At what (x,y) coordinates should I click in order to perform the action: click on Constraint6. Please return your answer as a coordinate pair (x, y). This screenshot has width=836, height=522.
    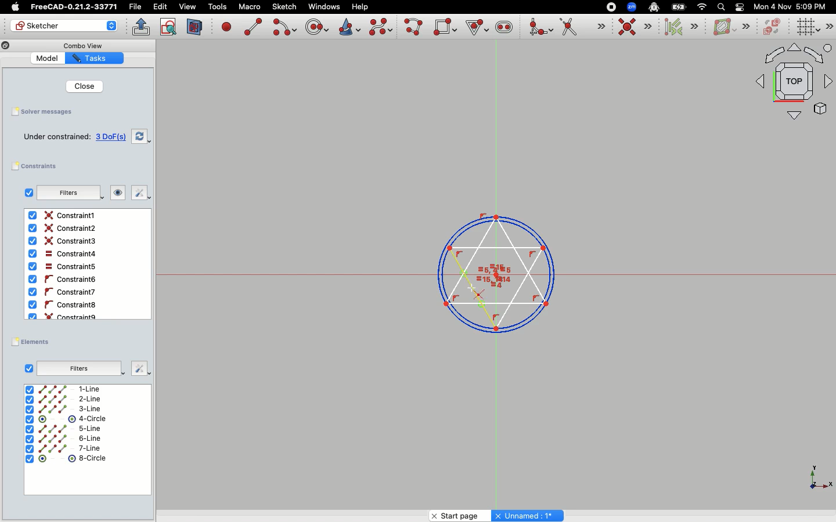
    Looking at the image, I should click on (65, 292).